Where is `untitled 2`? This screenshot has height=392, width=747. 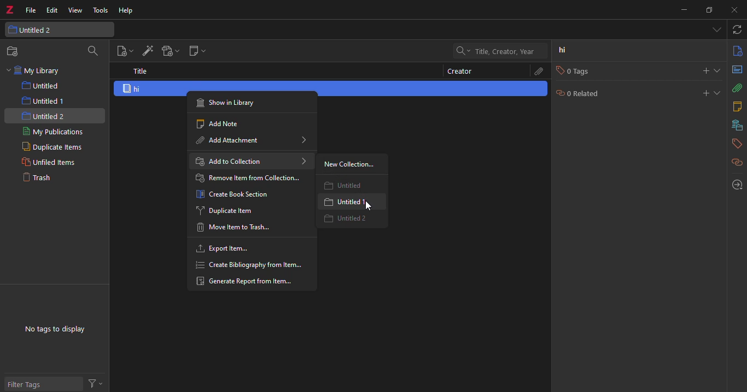 untitled 2 is located at coordinates (48, 115).